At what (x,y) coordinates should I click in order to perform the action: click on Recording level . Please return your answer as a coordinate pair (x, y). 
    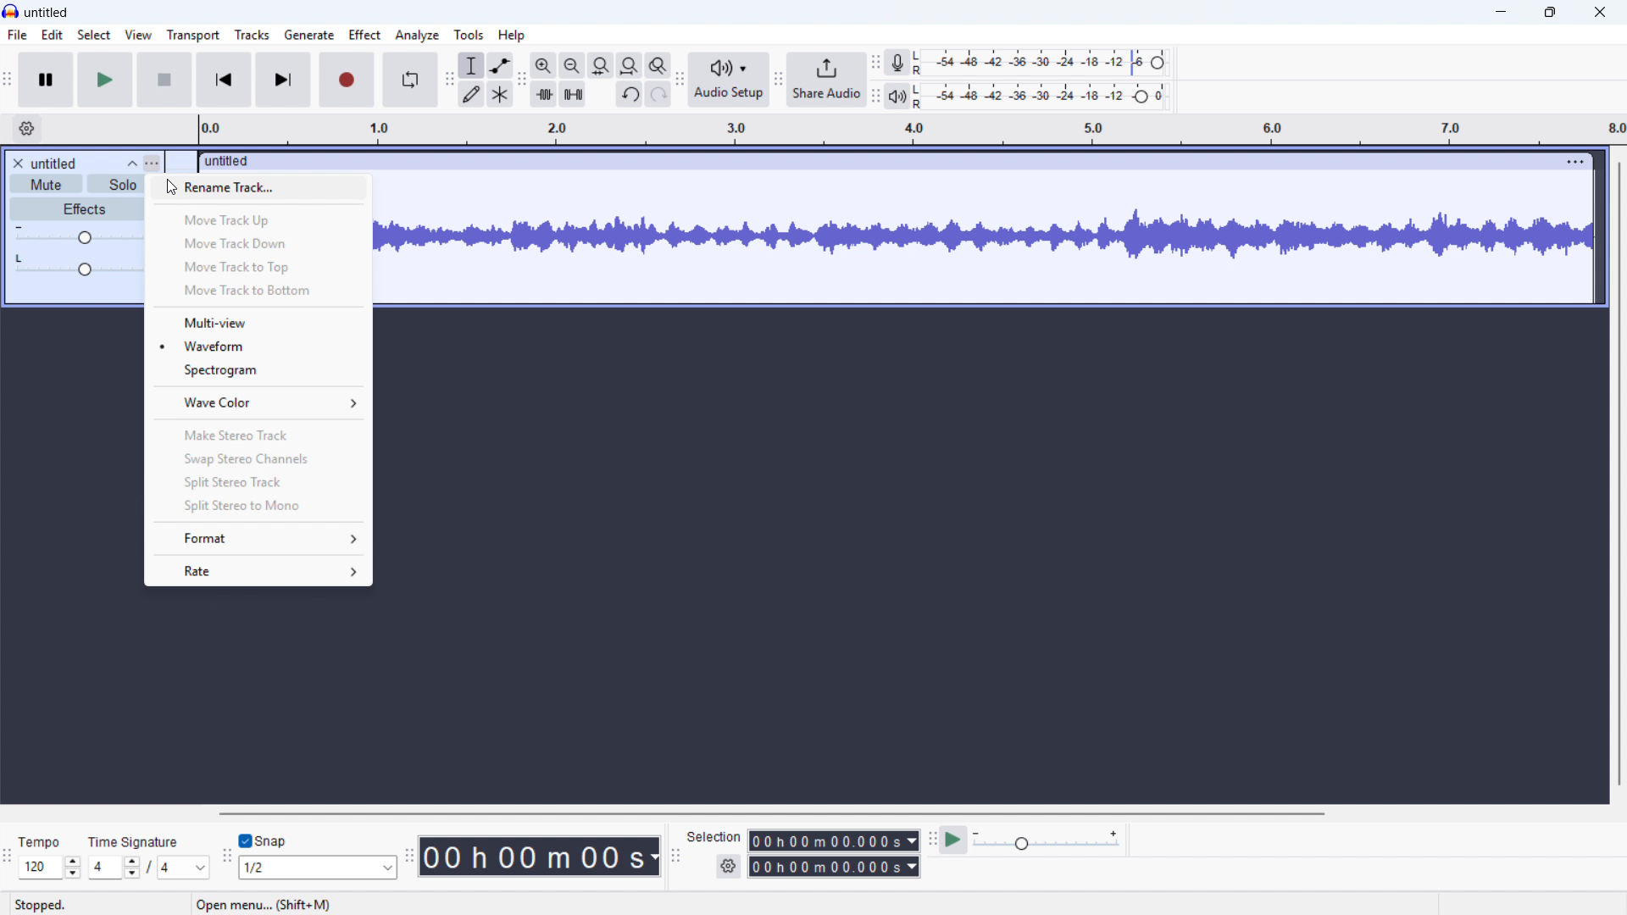
    Looking at the image, I should click on (1046, 62).